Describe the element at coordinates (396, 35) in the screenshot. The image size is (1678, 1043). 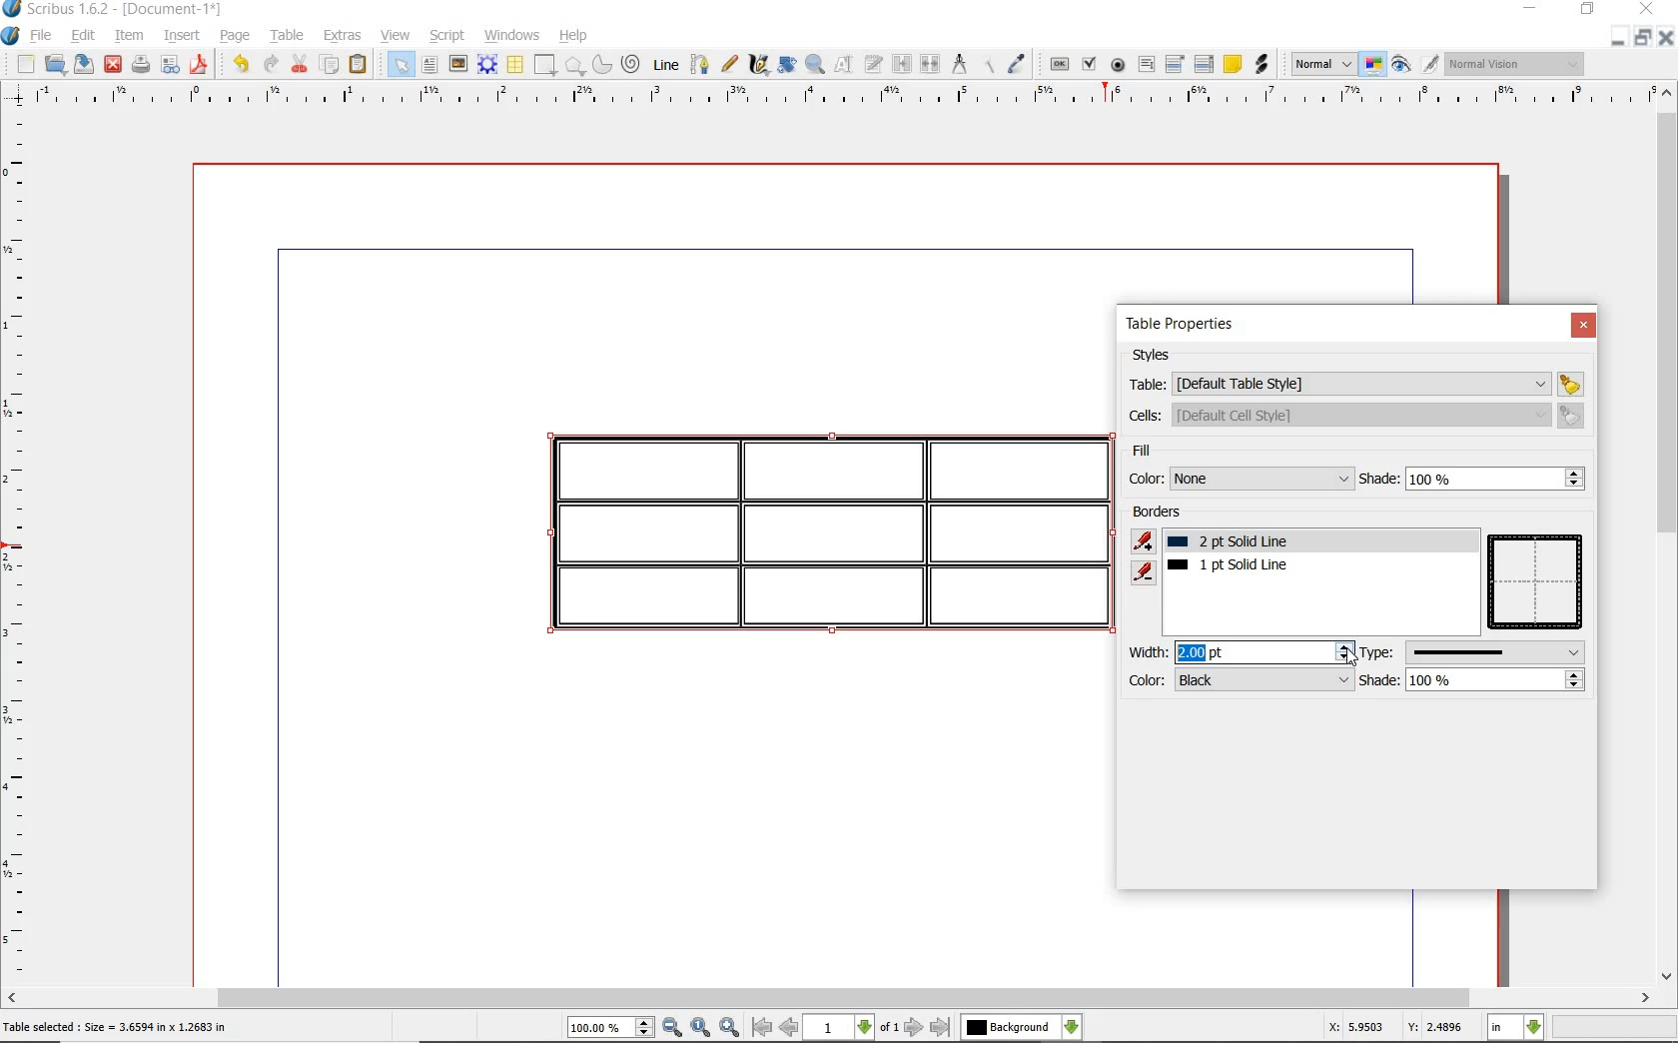
I see `view` at that location.